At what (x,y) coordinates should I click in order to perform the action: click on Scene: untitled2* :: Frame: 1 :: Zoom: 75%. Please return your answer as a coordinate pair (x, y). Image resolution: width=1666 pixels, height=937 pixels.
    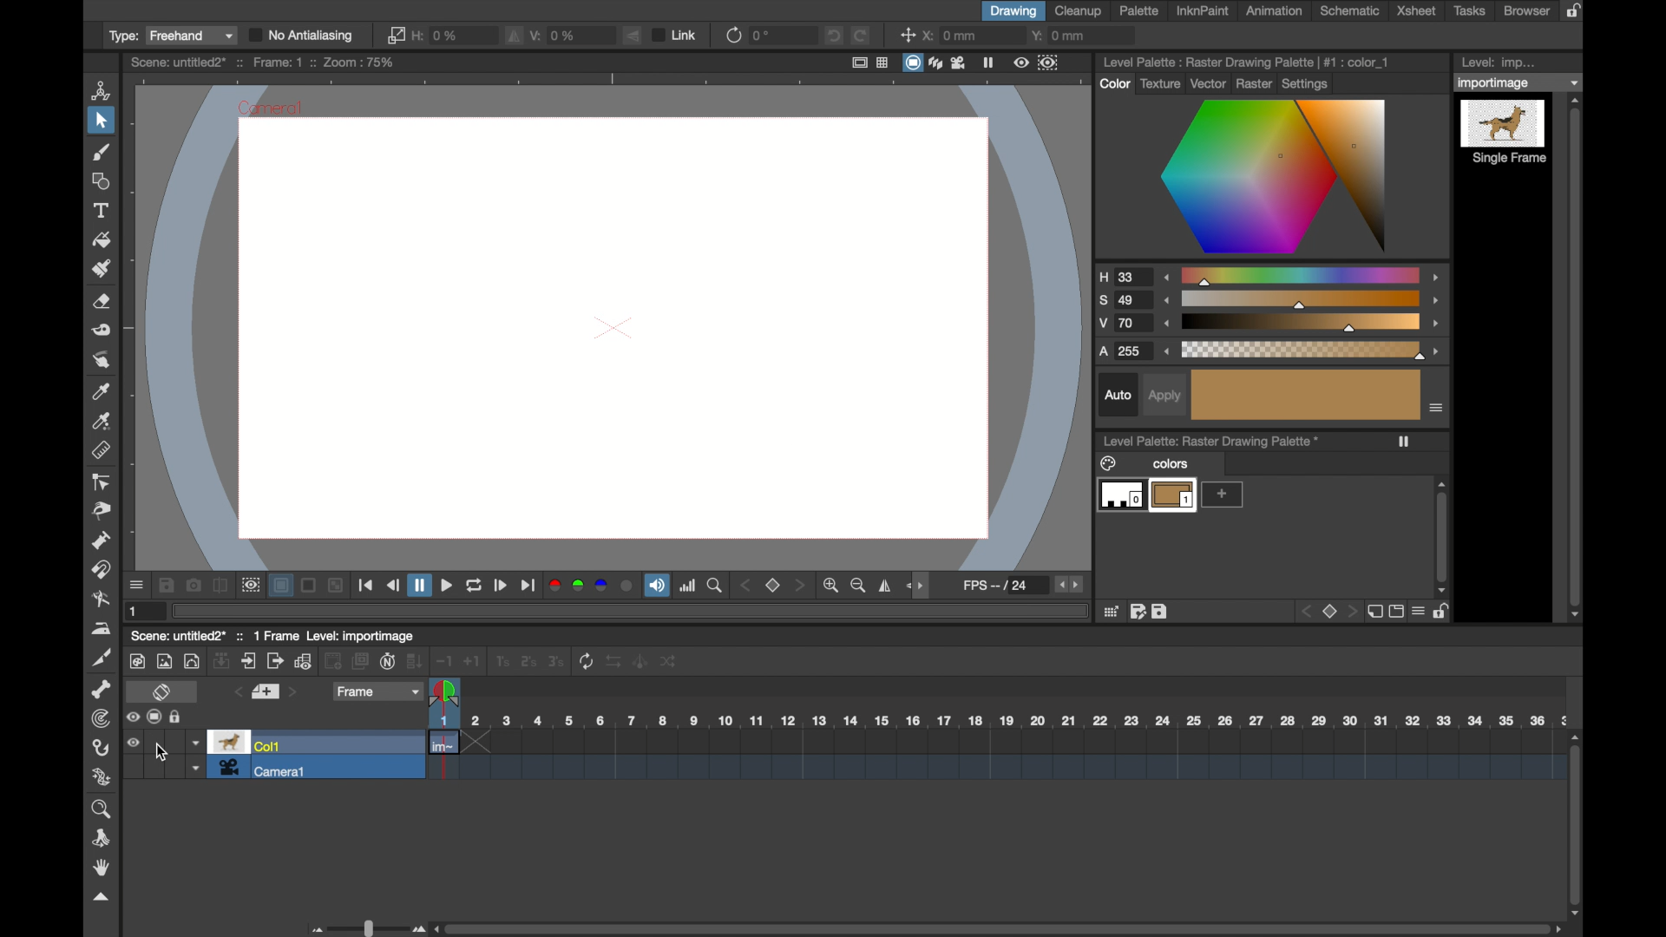
    Looking at the image, I should click on (262, 62).